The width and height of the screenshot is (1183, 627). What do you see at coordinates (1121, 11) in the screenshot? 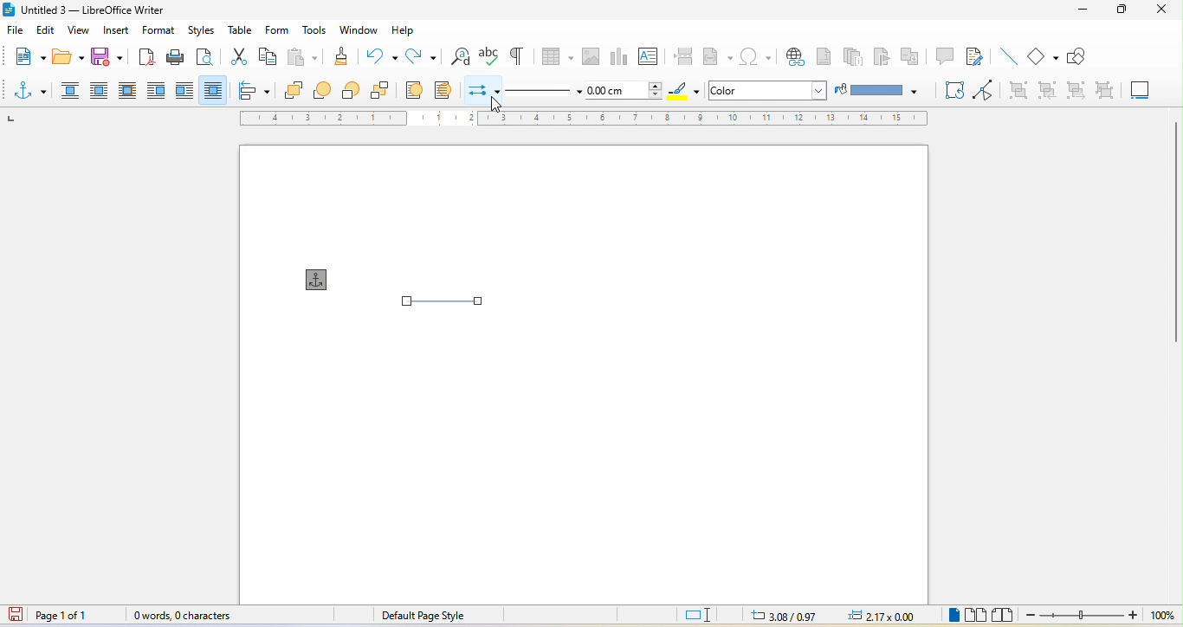
I see `maximize` at bounding box center [1121, 11].